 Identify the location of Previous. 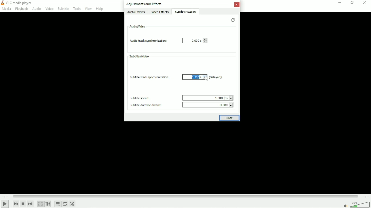
(16, 204).